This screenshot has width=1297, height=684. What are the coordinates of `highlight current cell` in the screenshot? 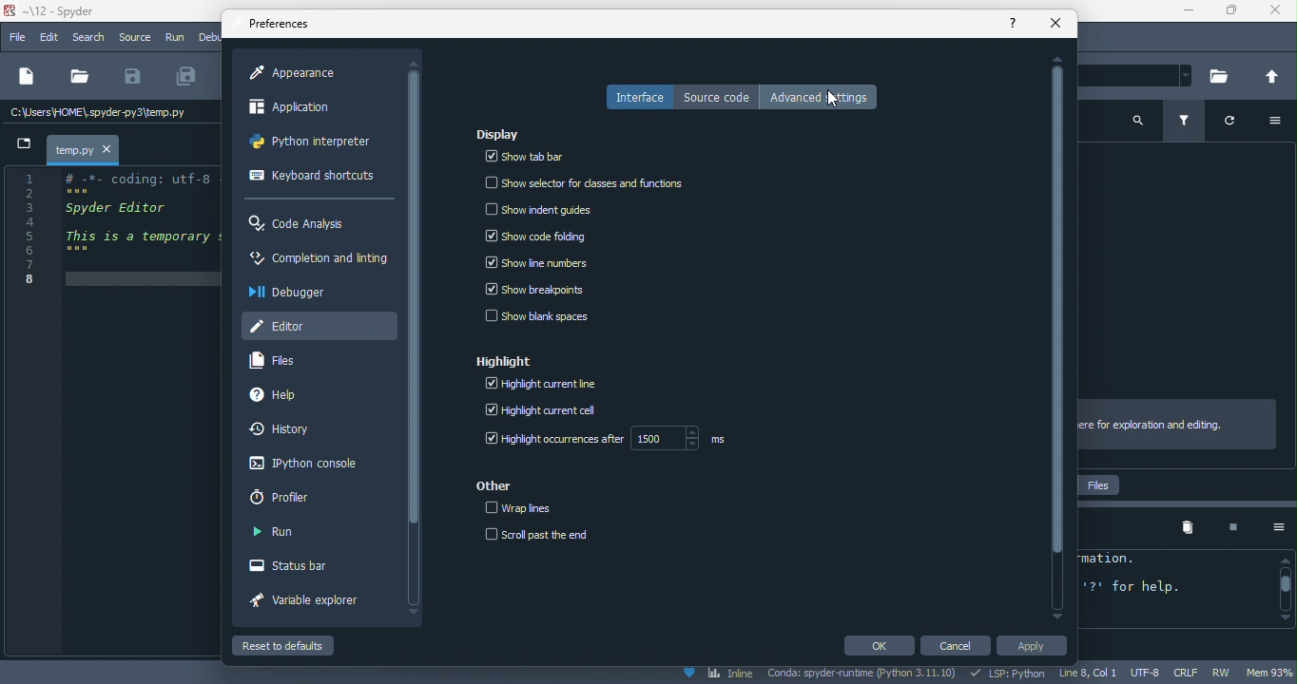 It's located at (552, 413).